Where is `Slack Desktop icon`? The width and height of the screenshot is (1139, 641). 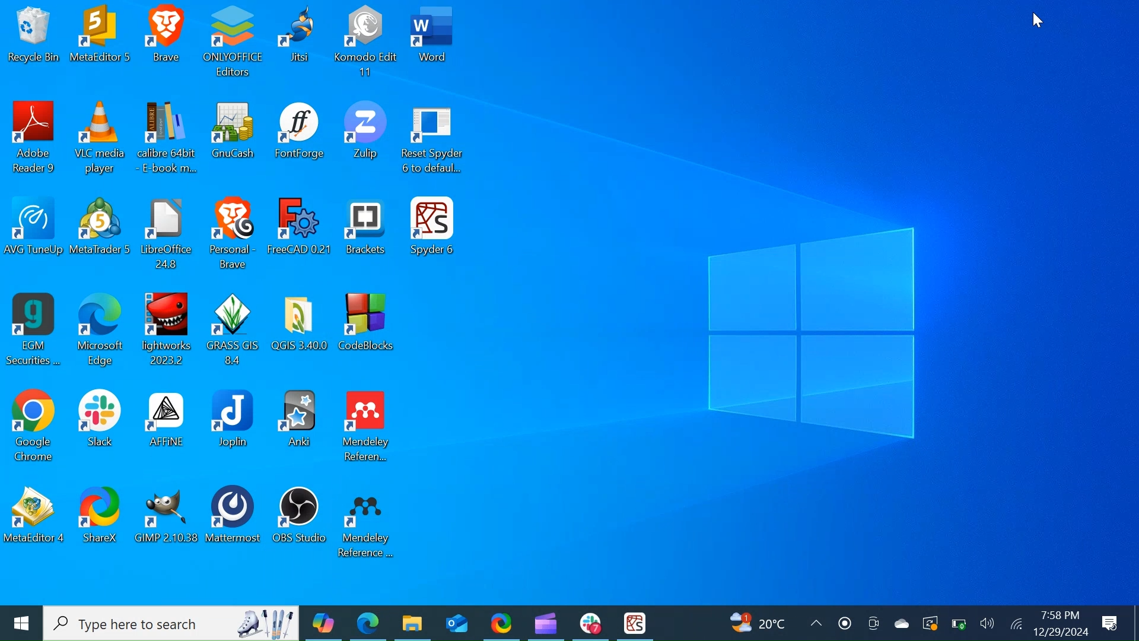 Slack Desktop icon is located at coordinates (588, 623).